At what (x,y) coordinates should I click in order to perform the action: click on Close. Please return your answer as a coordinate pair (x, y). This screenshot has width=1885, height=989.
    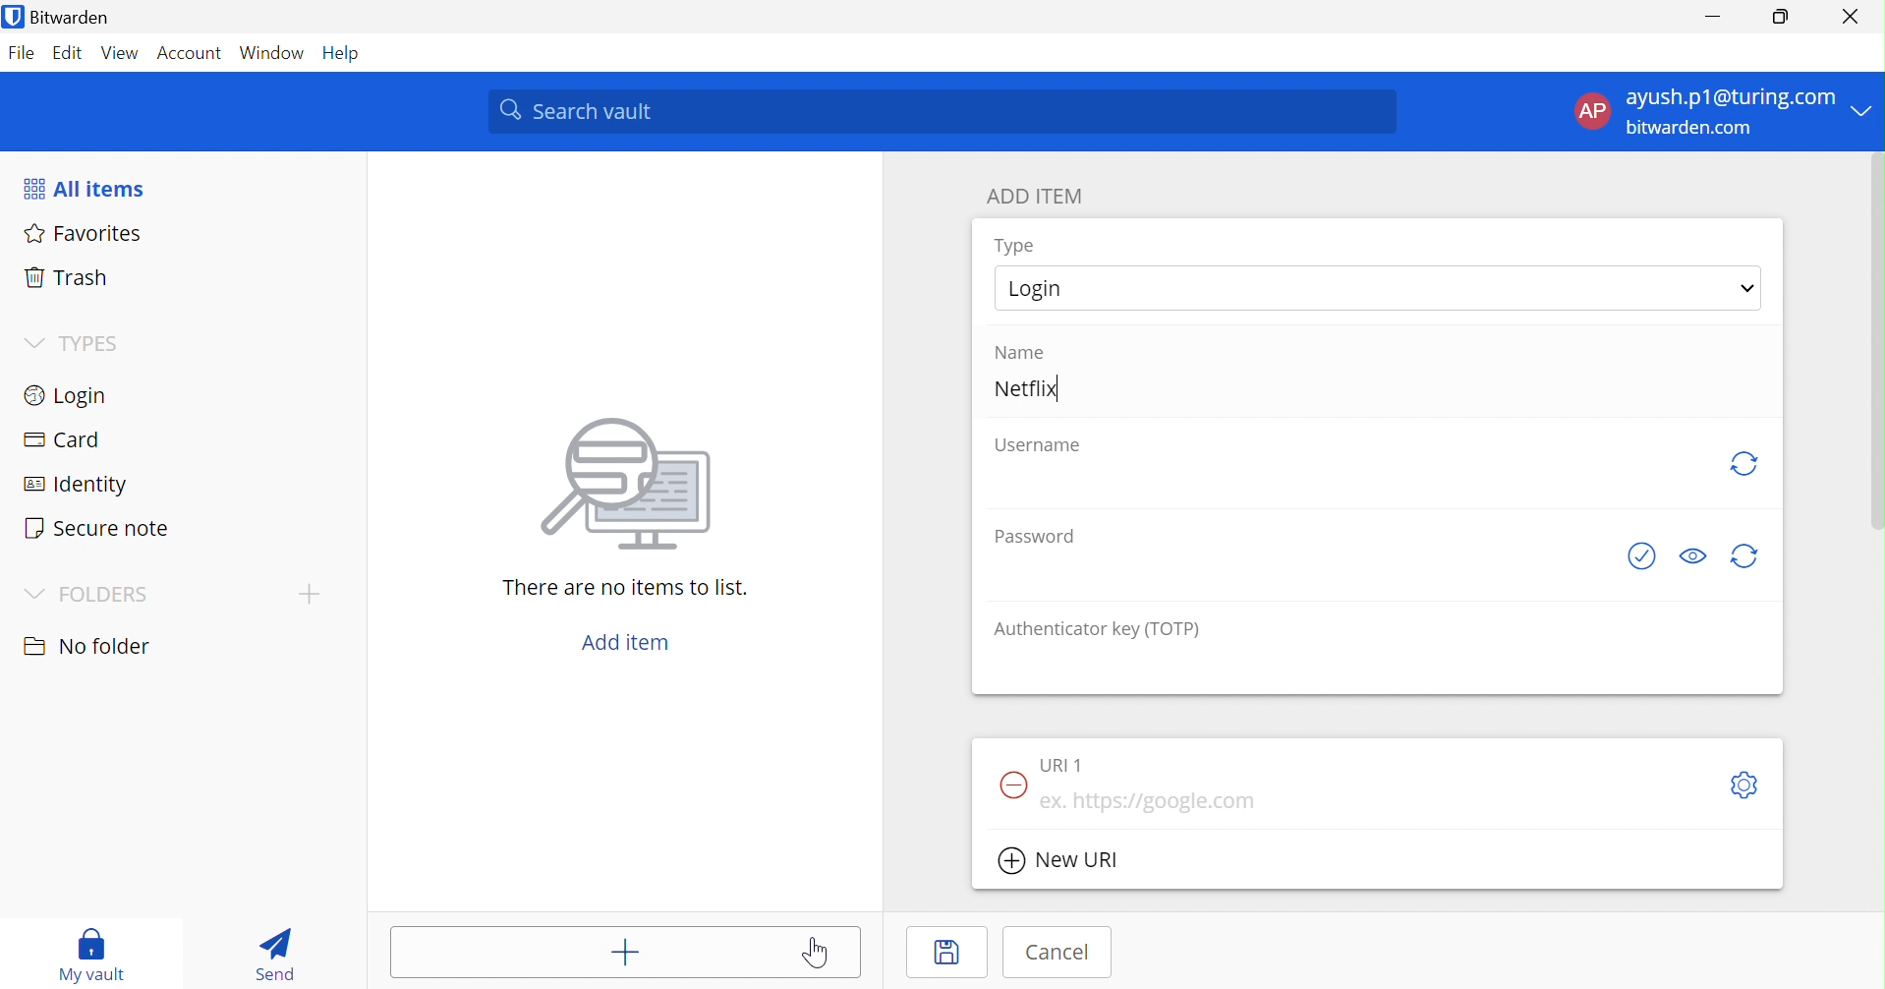
    Looking at the image, I should click on (1850, 17).